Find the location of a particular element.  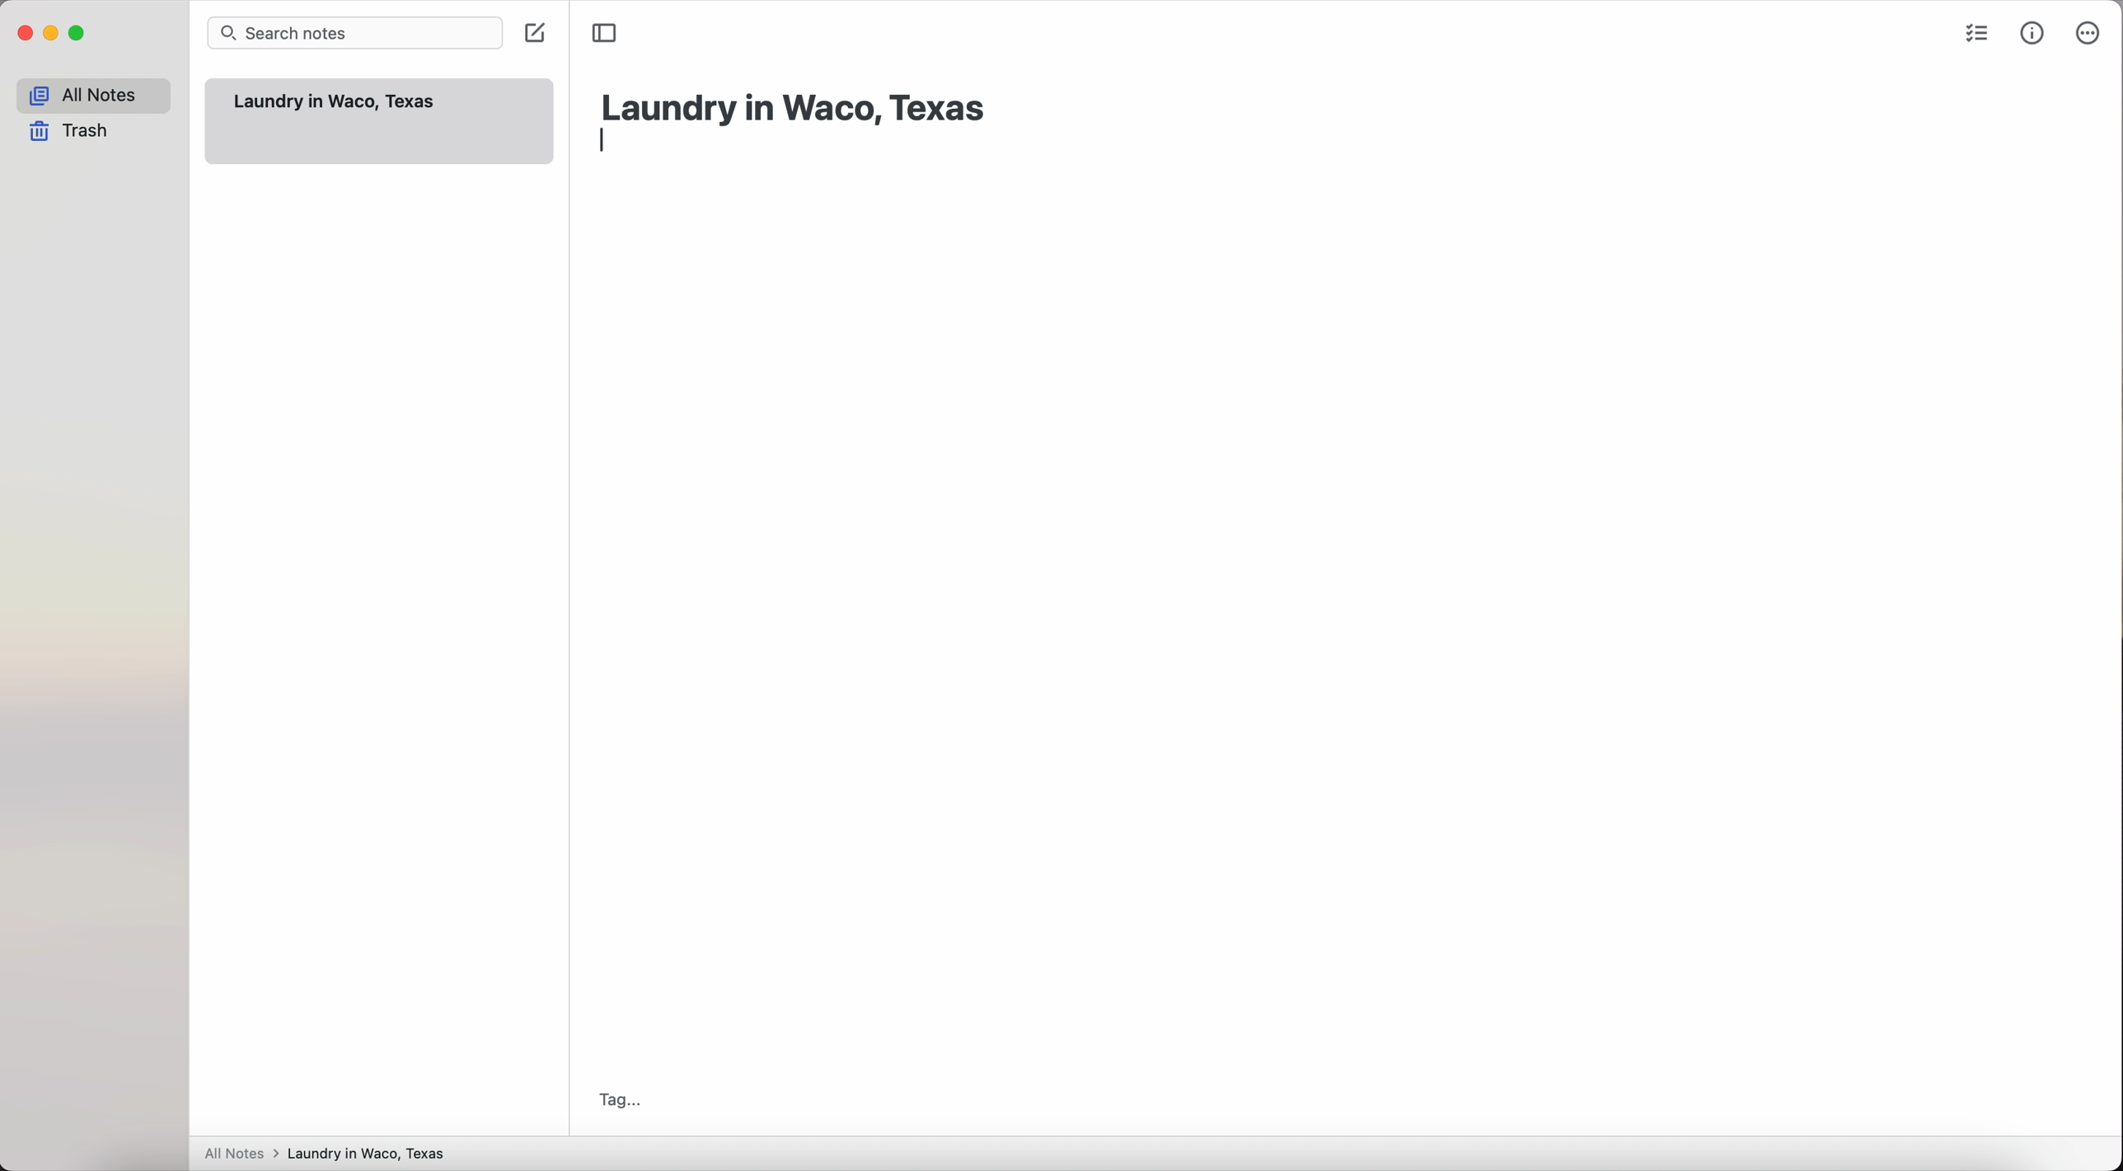

close app is located at coordinates (26, 34).